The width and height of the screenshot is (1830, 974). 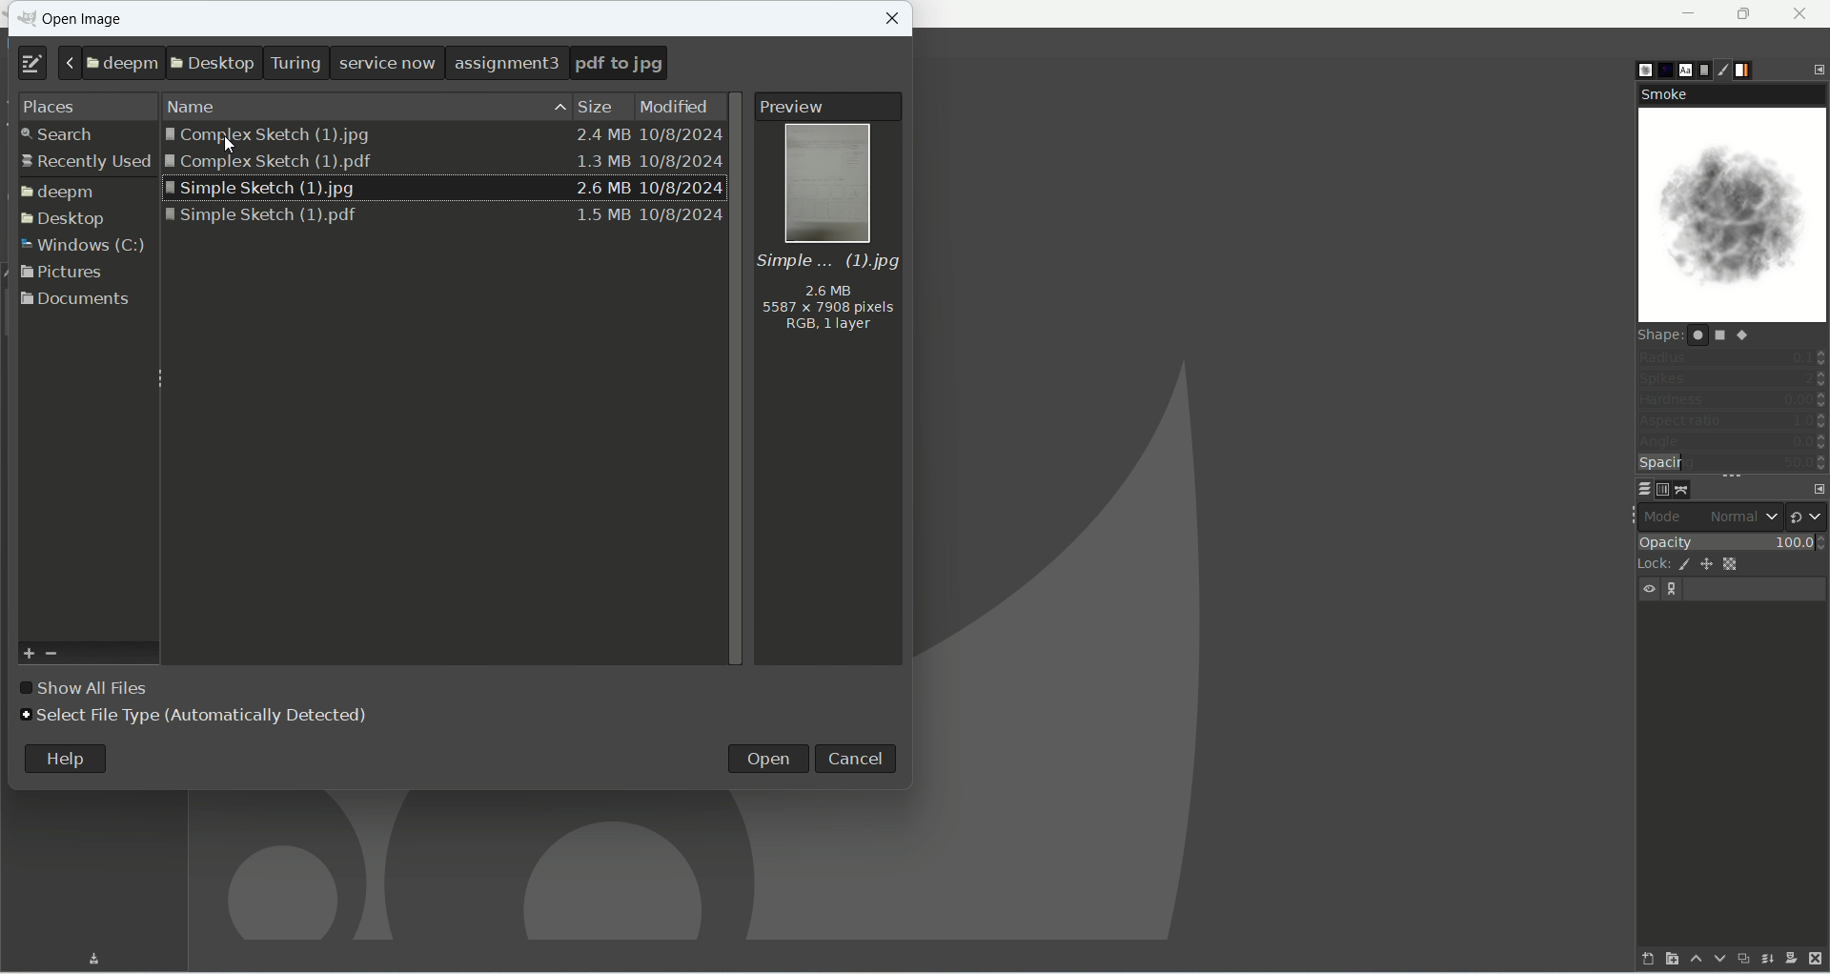 I want to click on cancel, so click(x=856, y=759).